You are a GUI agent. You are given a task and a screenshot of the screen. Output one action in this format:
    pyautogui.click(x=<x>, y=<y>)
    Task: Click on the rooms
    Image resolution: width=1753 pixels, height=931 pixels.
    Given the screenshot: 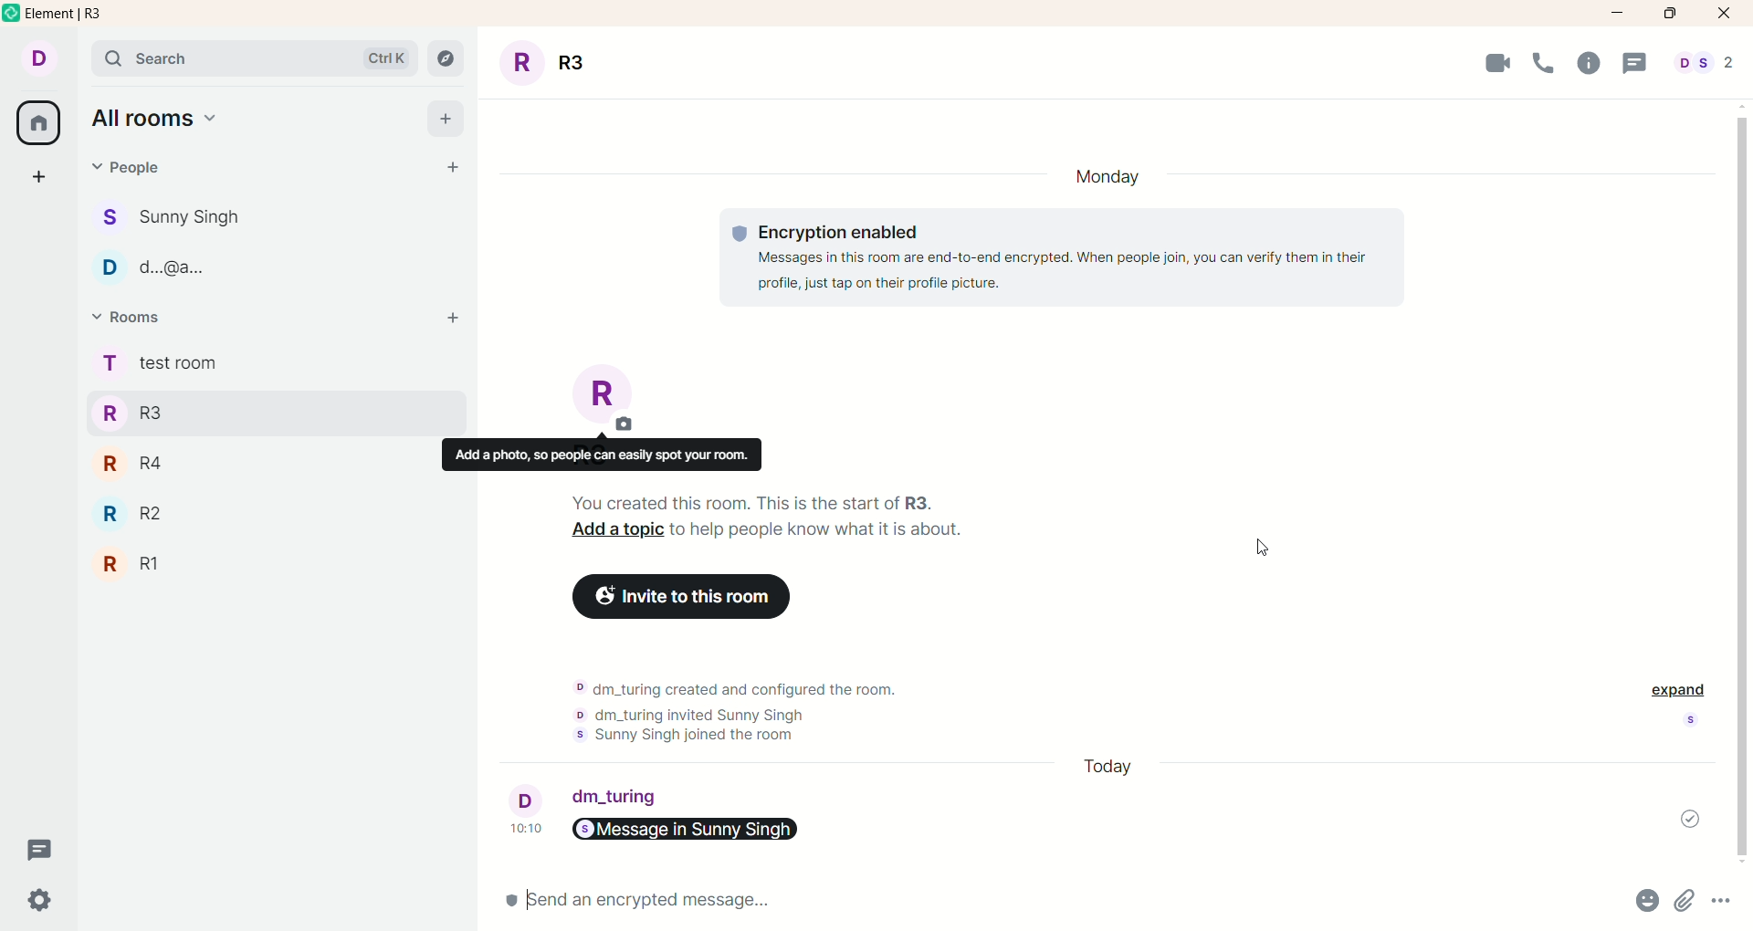 What is the action you would take?
    pyautogui.click(x=130, y=319)
    